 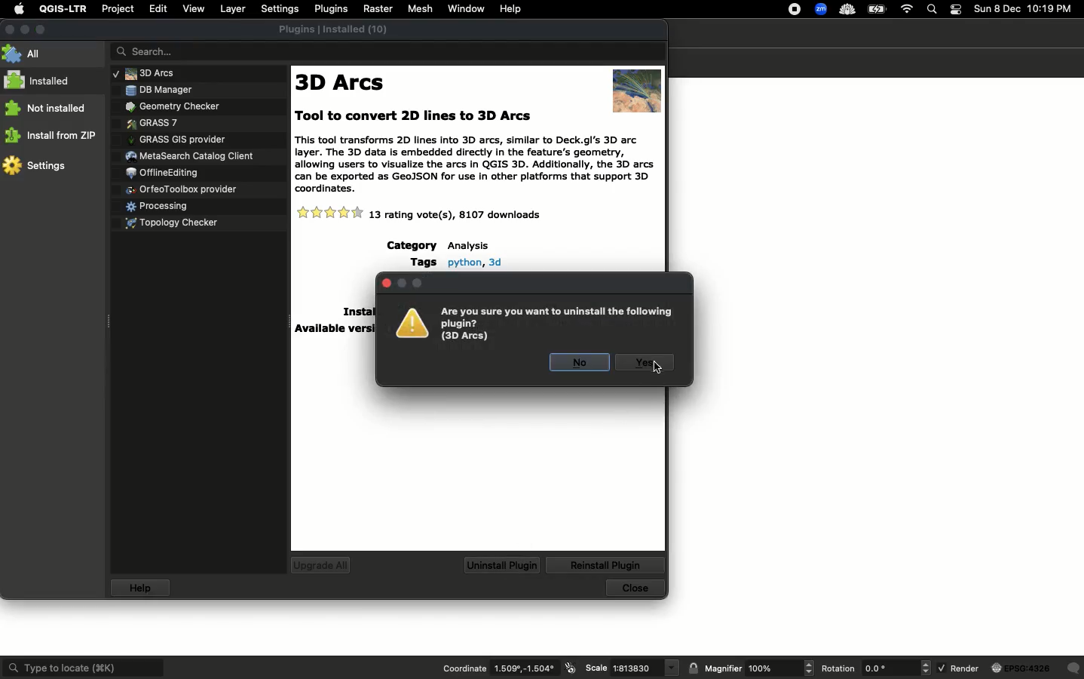 What do you see at coordinates (336, 28) in the screenshot?
I see `Plugins installed` at bounding box center [336, 28].